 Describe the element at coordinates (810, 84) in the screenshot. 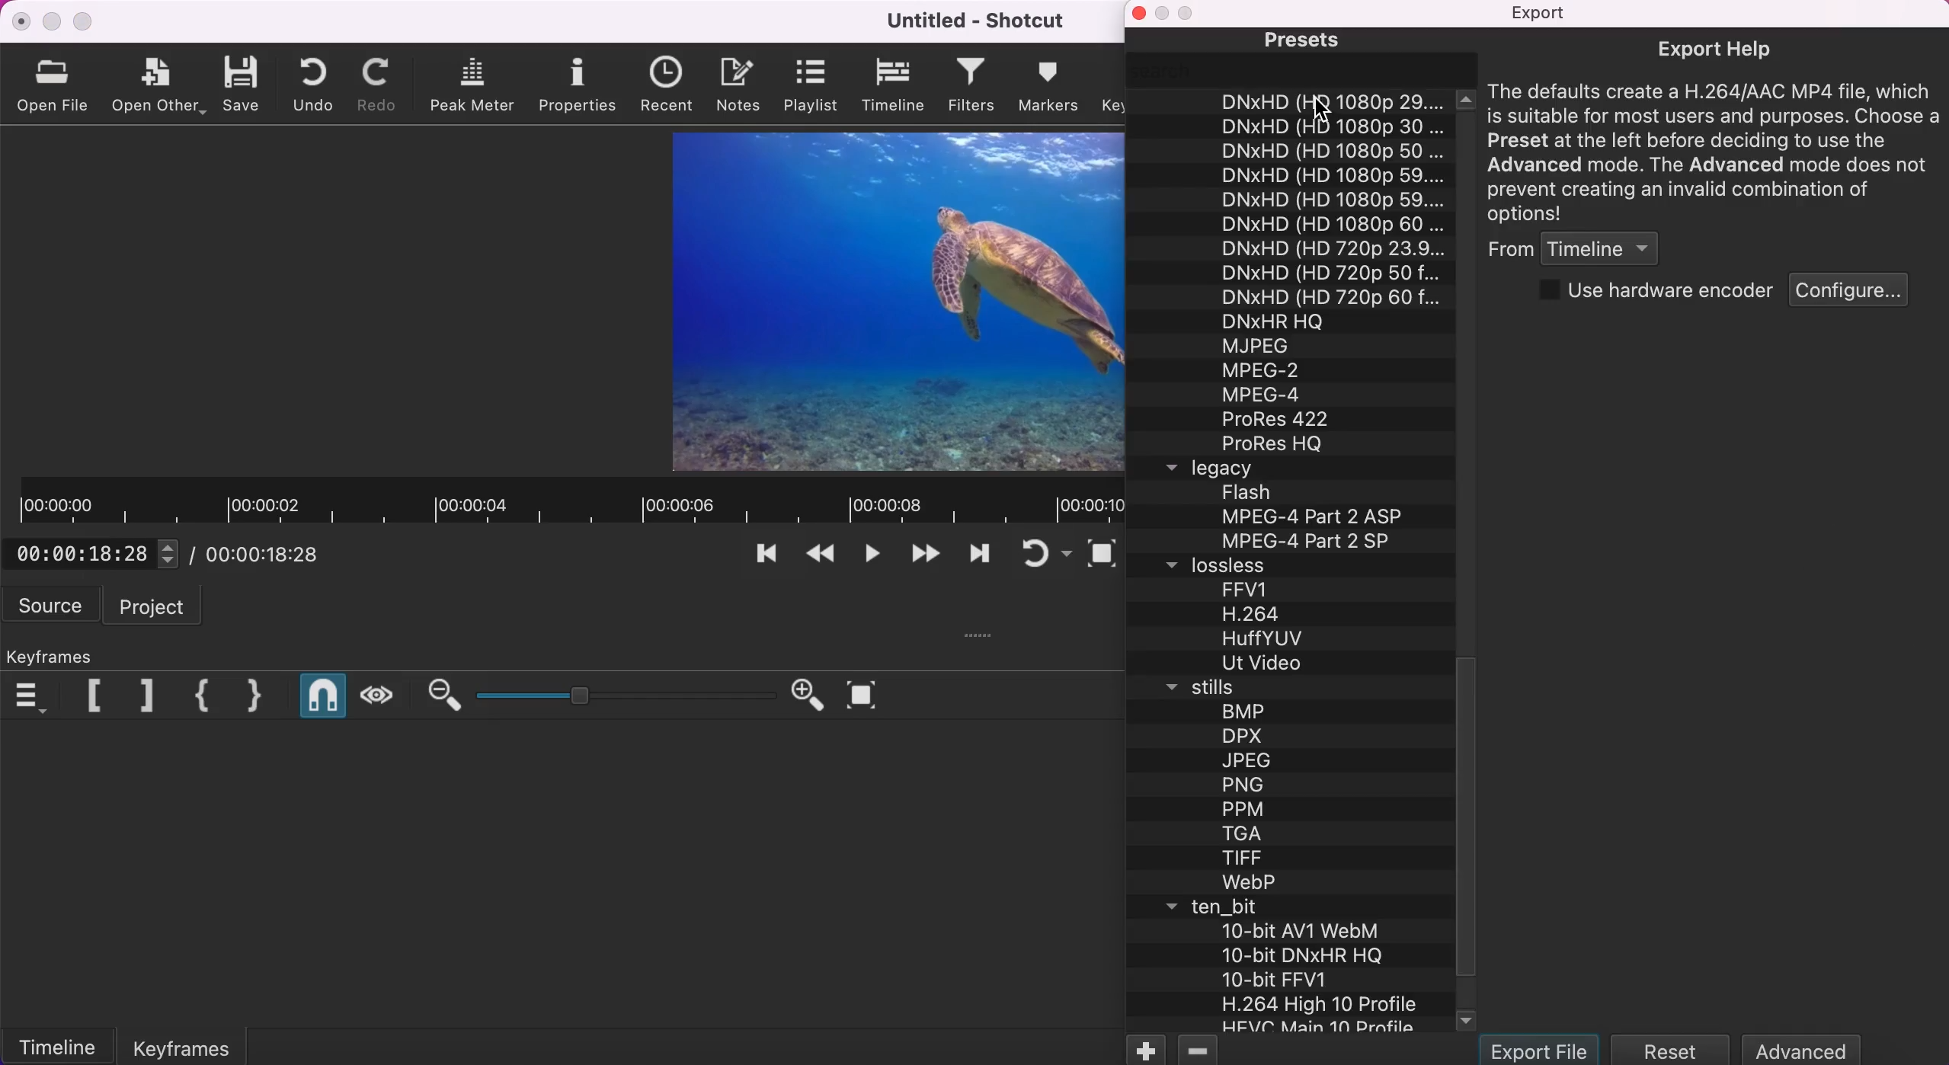

I see `playlist` at that location.